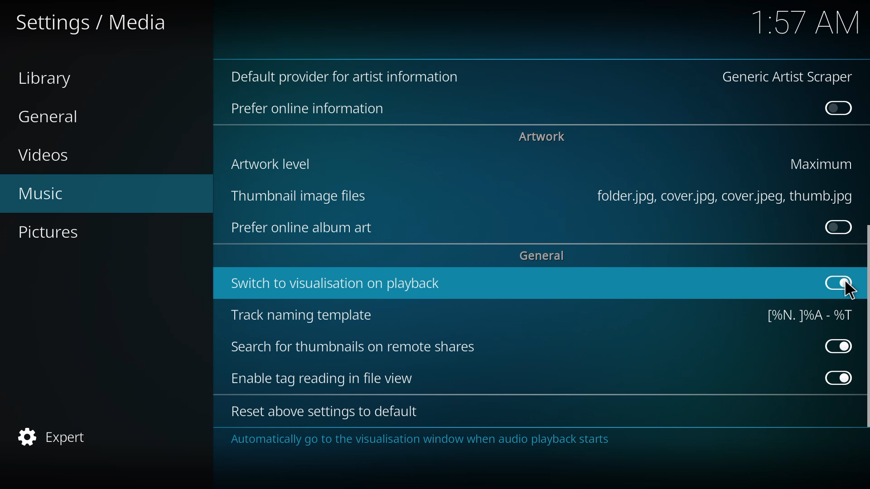 The image size is (870, 489). Describe the element at coordinates (295, 196) in the screenshot. I see `thumbnail image file` at that location.